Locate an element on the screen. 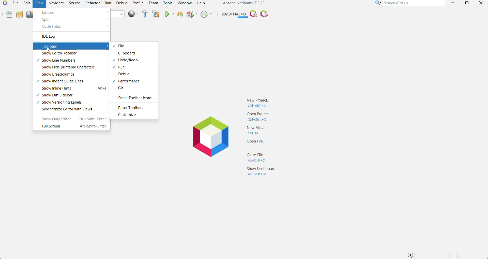  Pause I/O Checks is located at coordinates (264, 14).